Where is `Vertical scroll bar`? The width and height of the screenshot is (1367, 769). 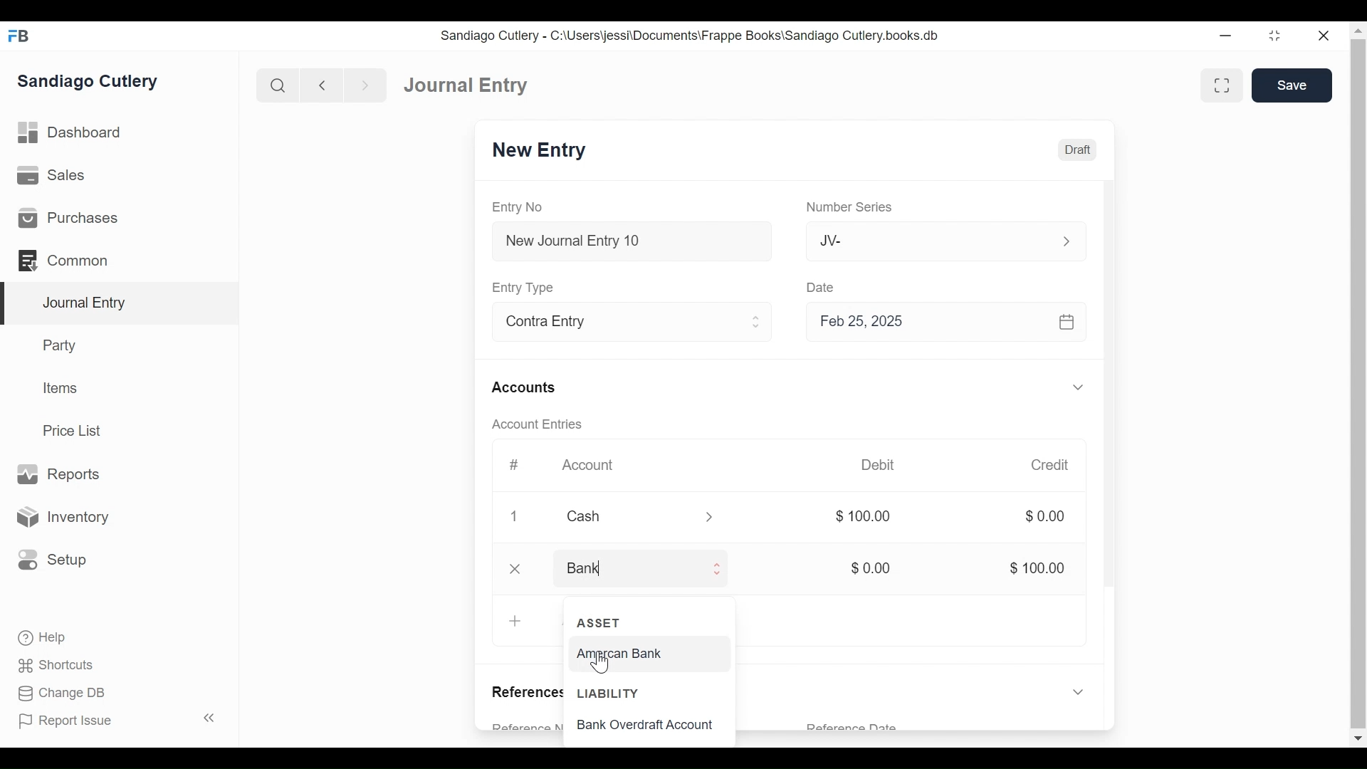
Vertical scroll bar is located at coordinates (1358, 335).